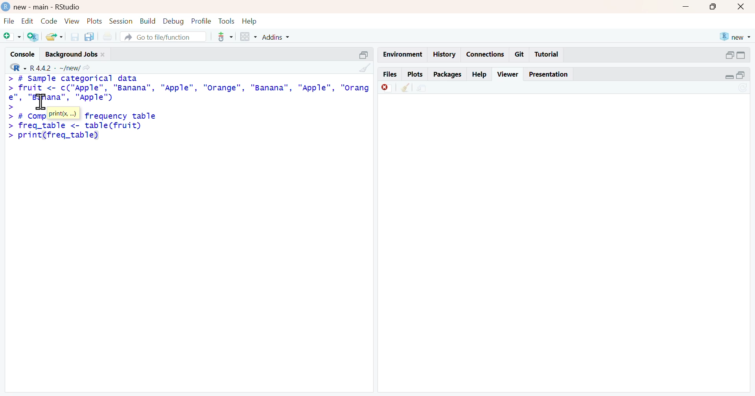  I want to click on help, so click(481, 74).